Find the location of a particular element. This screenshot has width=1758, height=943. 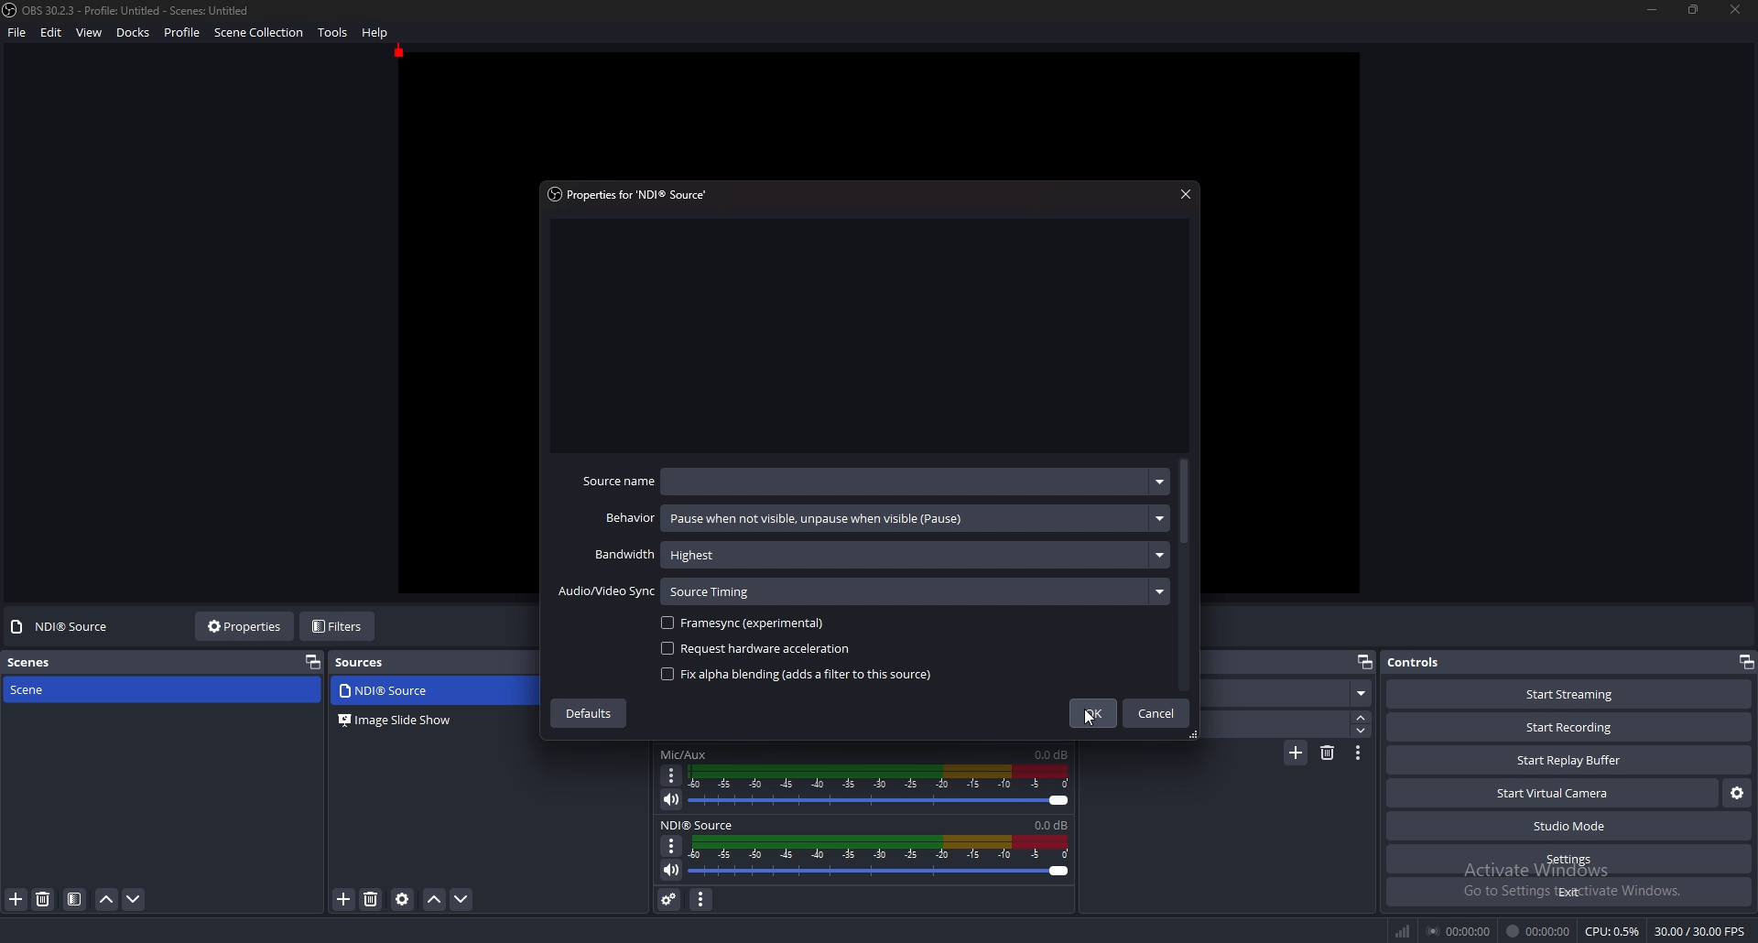

advanced audio properties is located at coordinates (670, 899).